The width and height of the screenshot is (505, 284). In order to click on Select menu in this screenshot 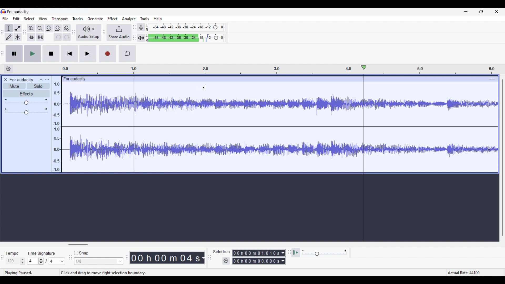, I will do `click(29, 19)`.